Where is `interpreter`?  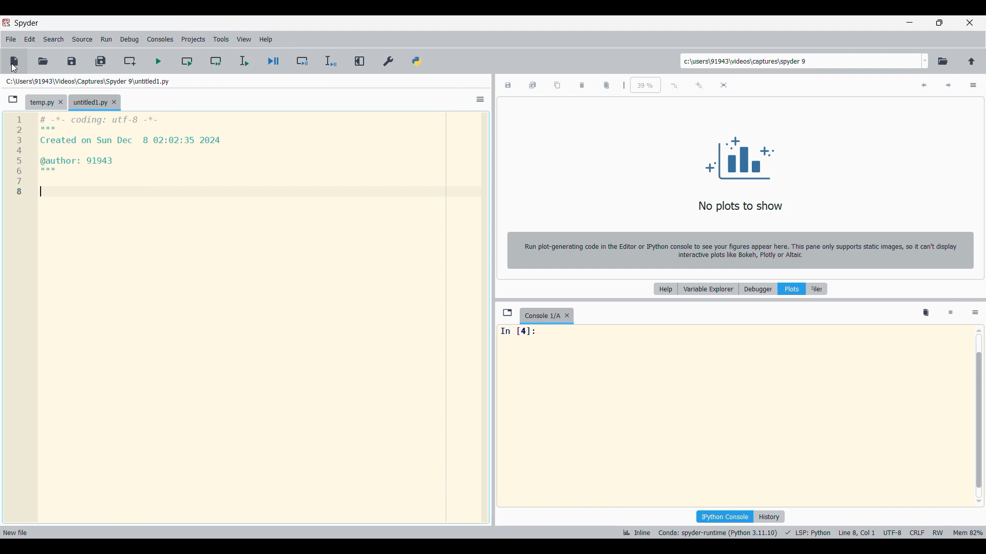
interpreter is located at coordinates (713, 532).